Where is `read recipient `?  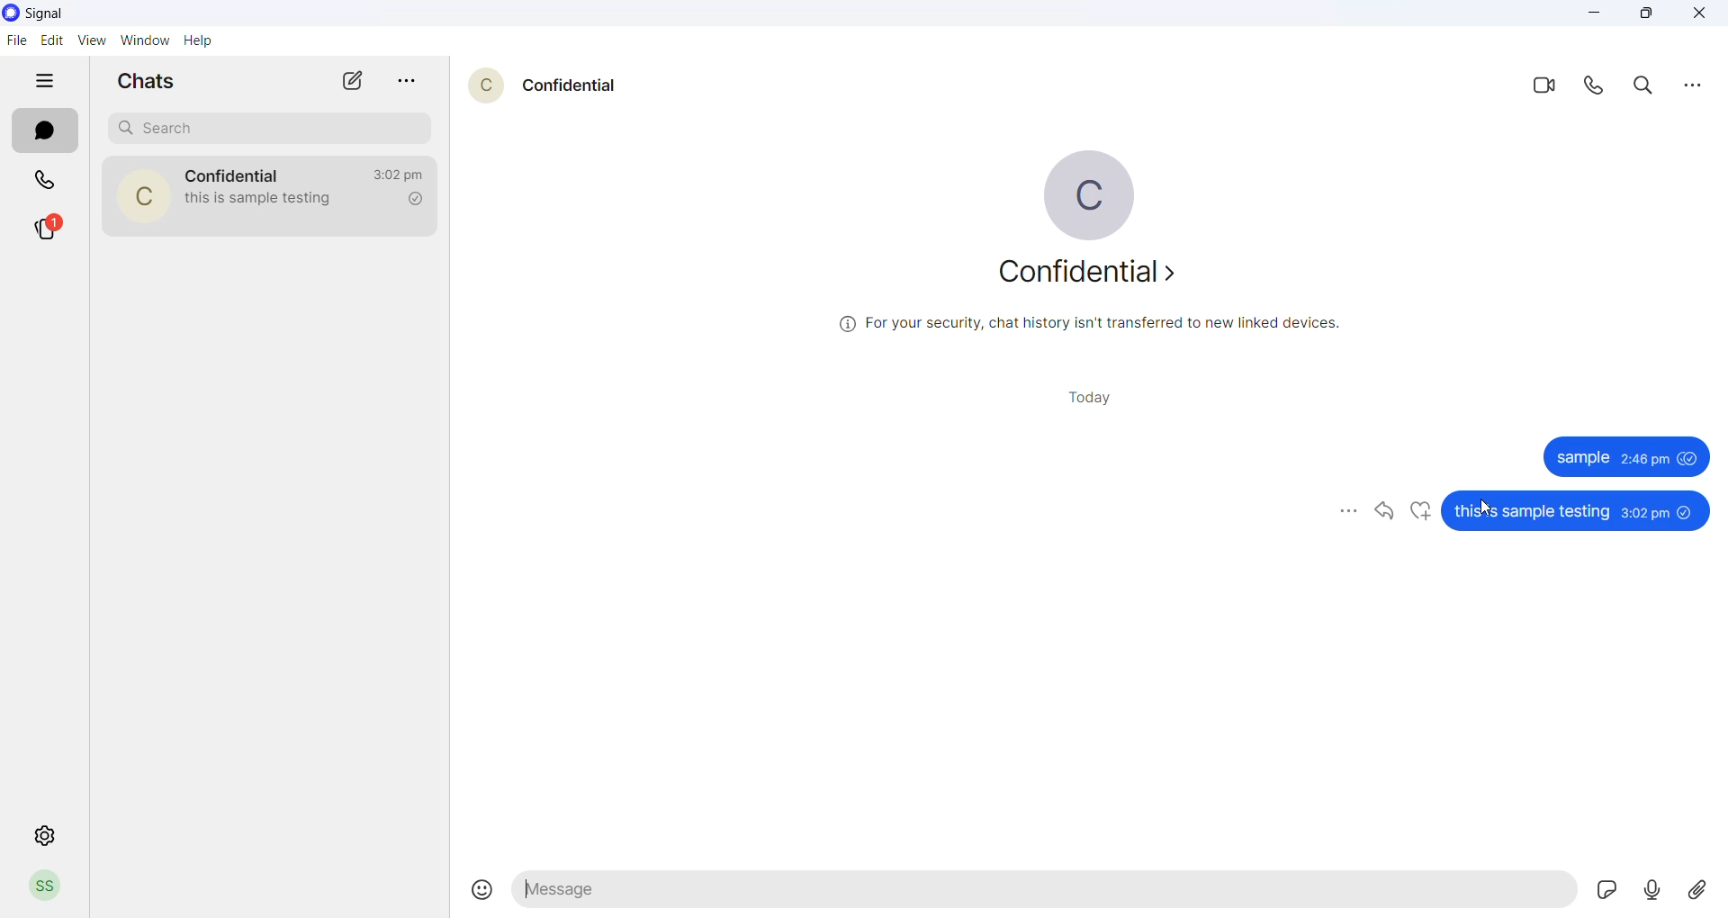 read recipient  is located at coordinates (412, 201).